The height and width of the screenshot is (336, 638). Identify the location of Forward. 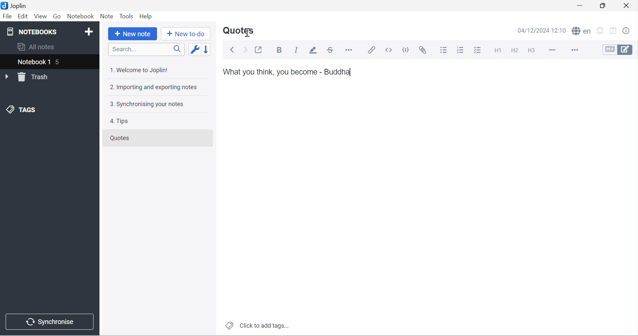
(245, 50).